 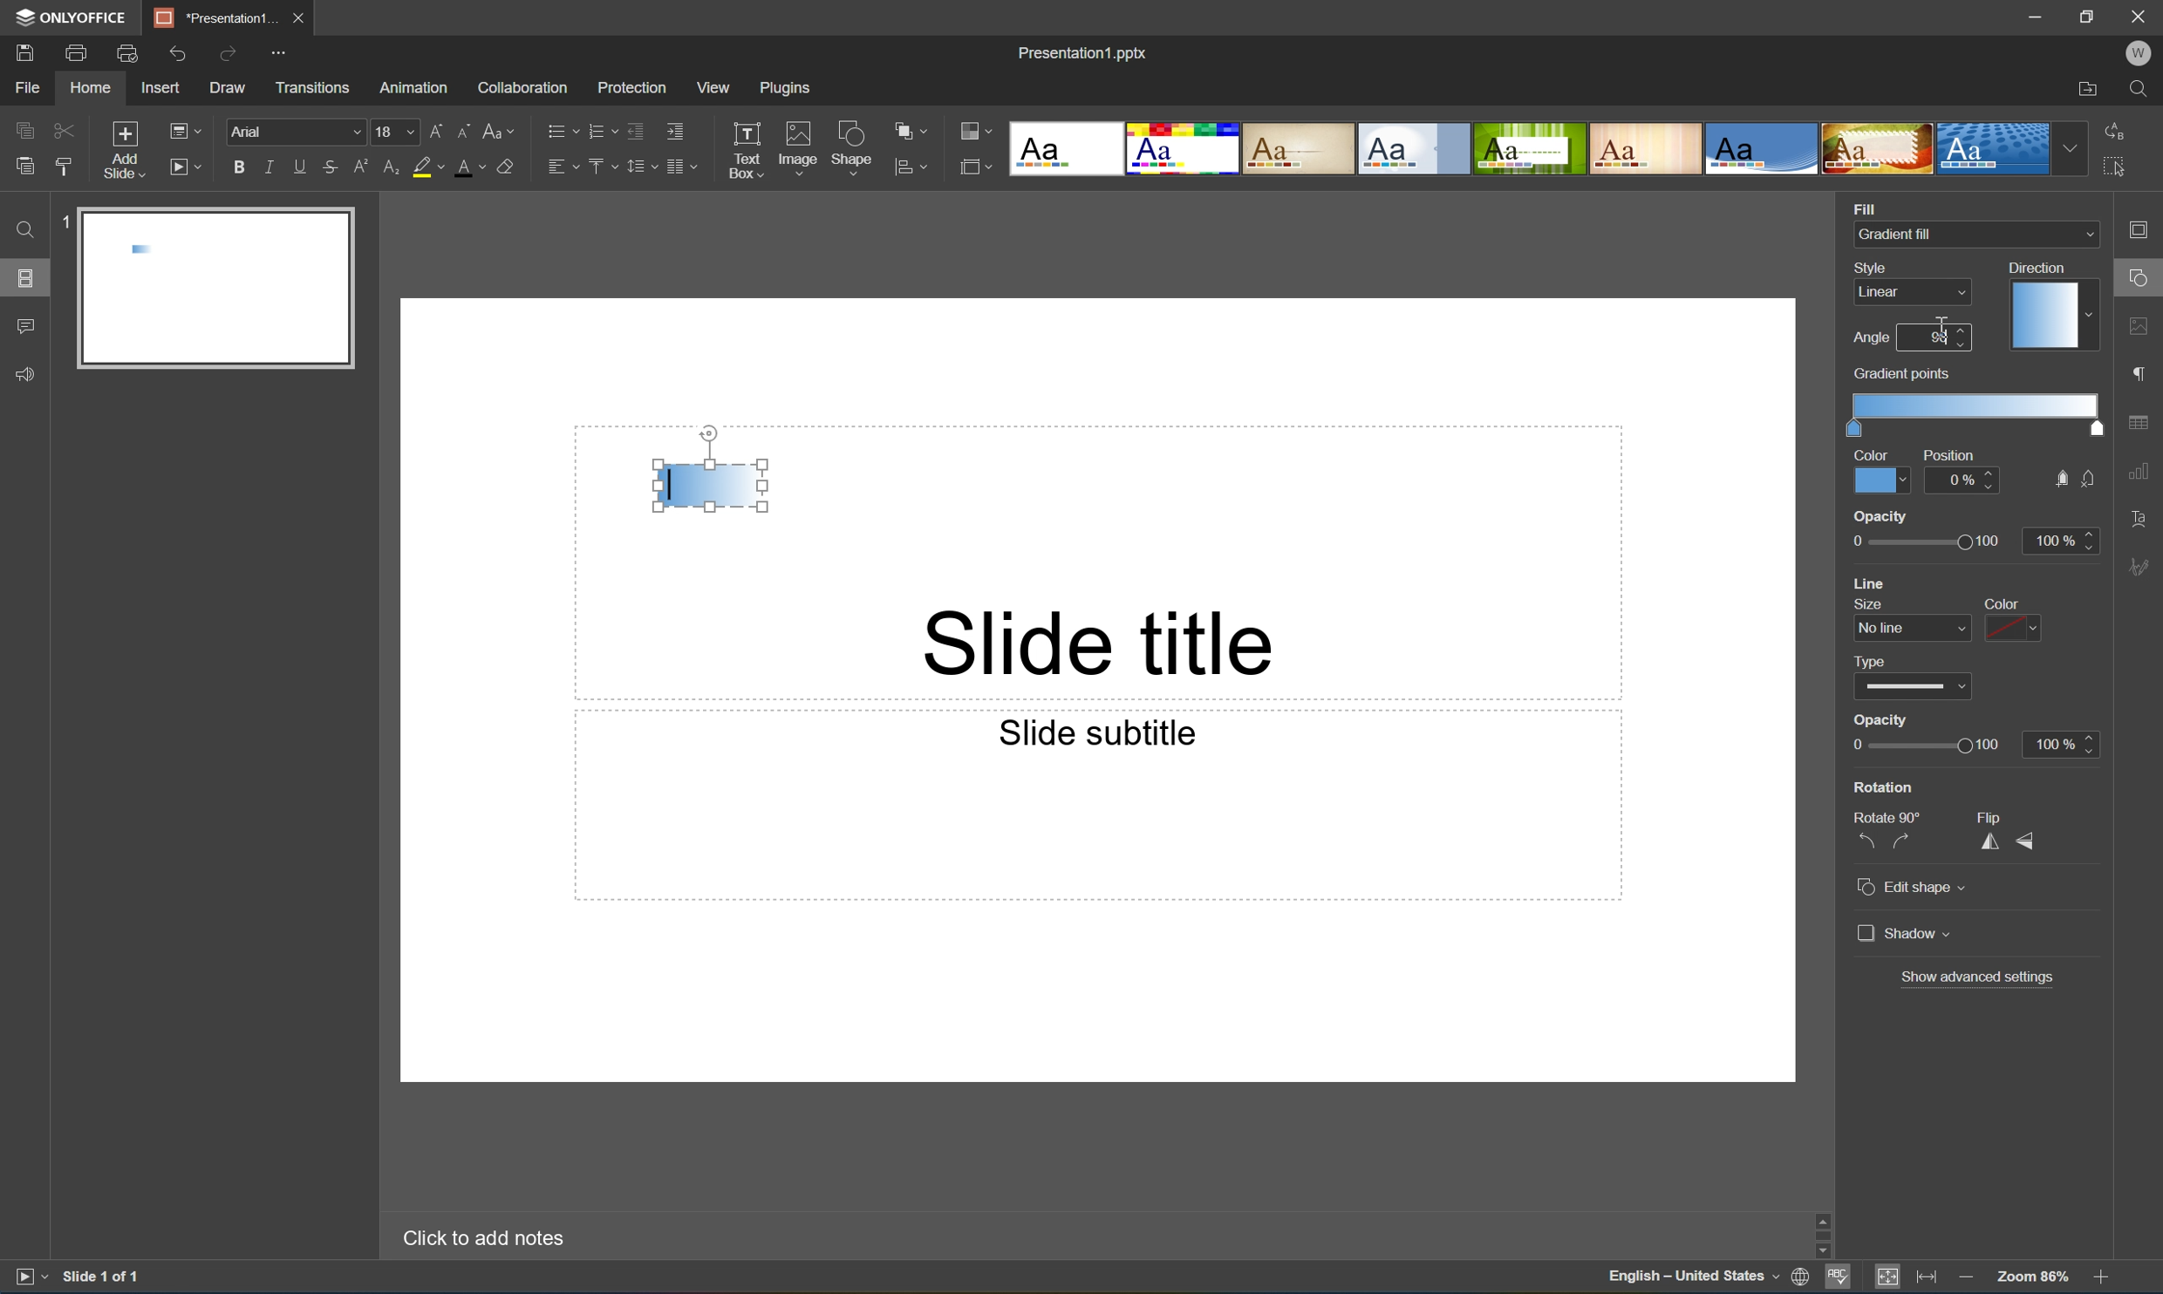 What do you see at coordinates (89, 89) in the screenshot?
I see `Home` at bounding box center [89, 89].